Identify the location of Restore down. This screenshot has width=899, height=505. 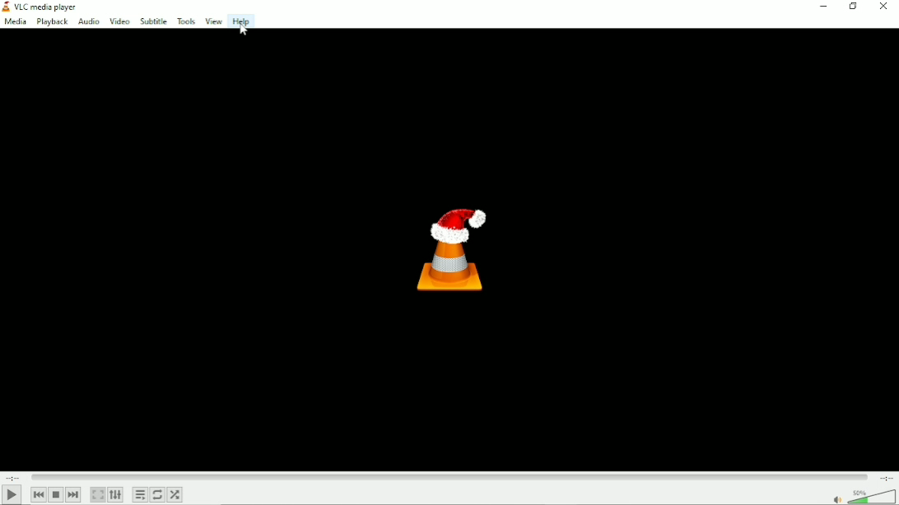
(852, 8).